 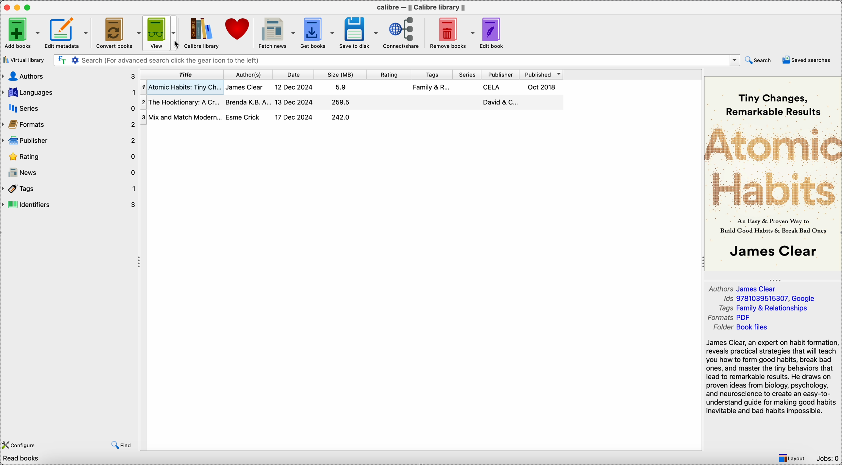 What do you see at coordinates (734, 318) in the screenshot?
I see `Formats PDF` at bounding box center [734, 318].